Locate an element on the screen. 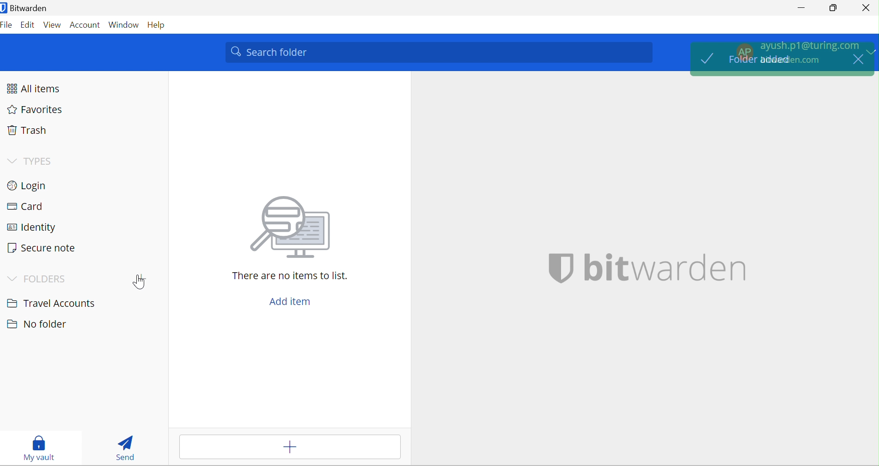 This screenshot has height=466, width=879. Drop Down is located at coordinates (872, 52).